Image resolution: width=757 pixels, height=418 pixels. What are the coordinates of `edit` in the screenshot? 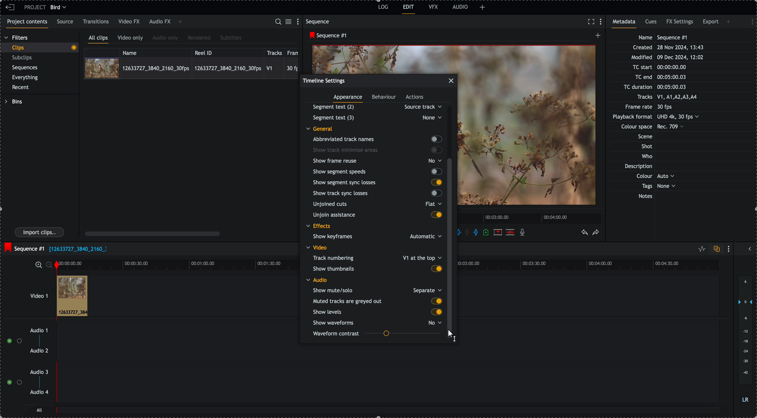 It's located at (409, 9).